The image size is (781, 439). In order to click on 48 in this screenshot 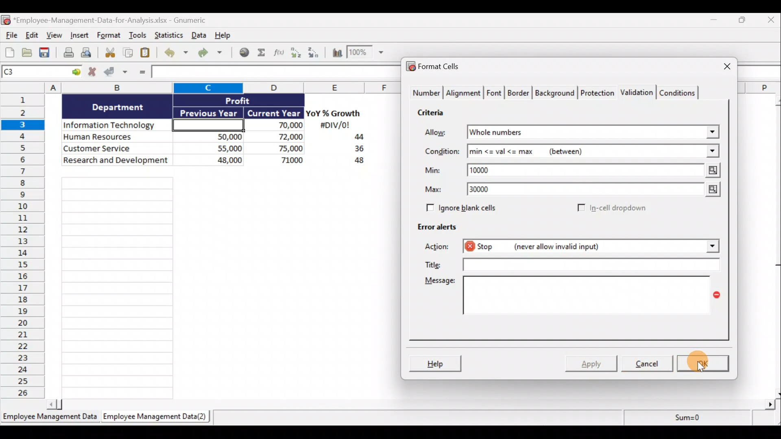, I will do `click(355, 162)`.